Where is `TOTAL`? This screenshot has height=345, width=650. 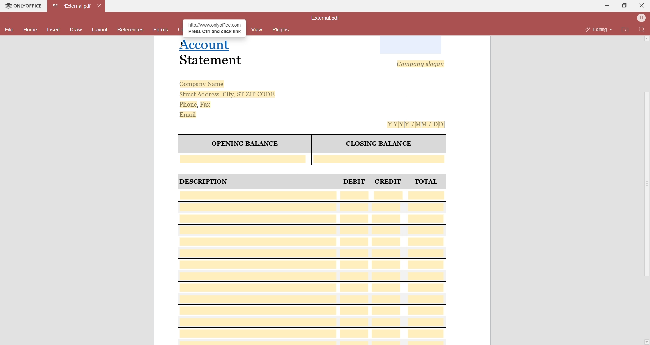
TOTAL is located at coordinates (426, 182).